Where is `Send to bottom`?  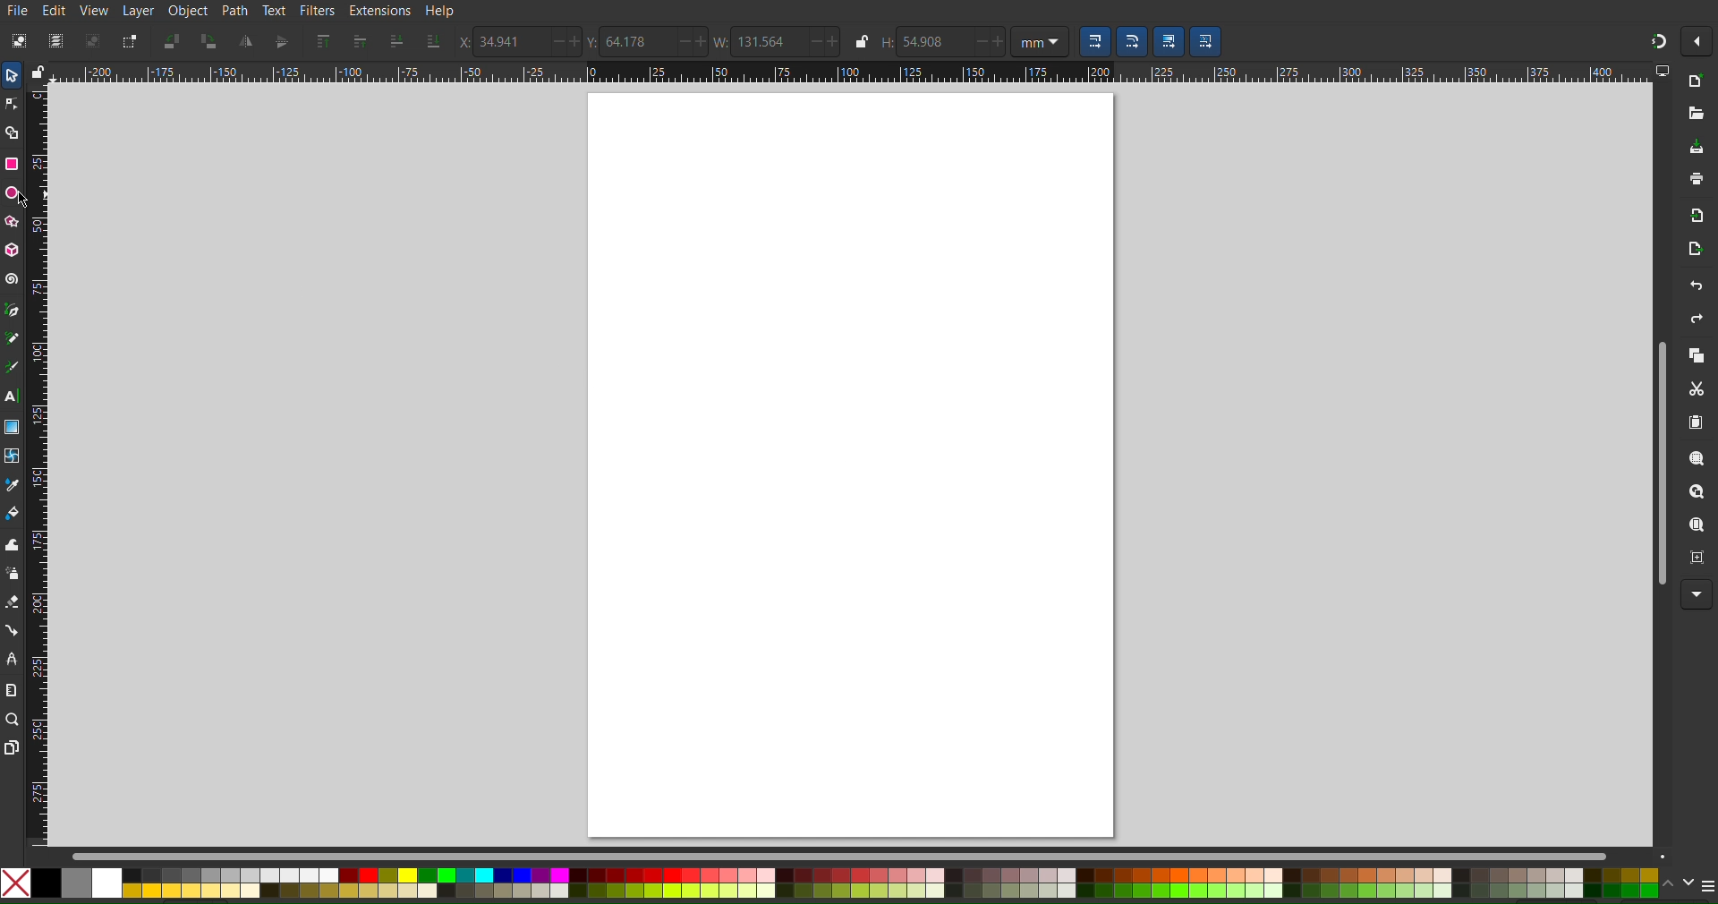
Send to bottom is located at coordinates (431, 40).